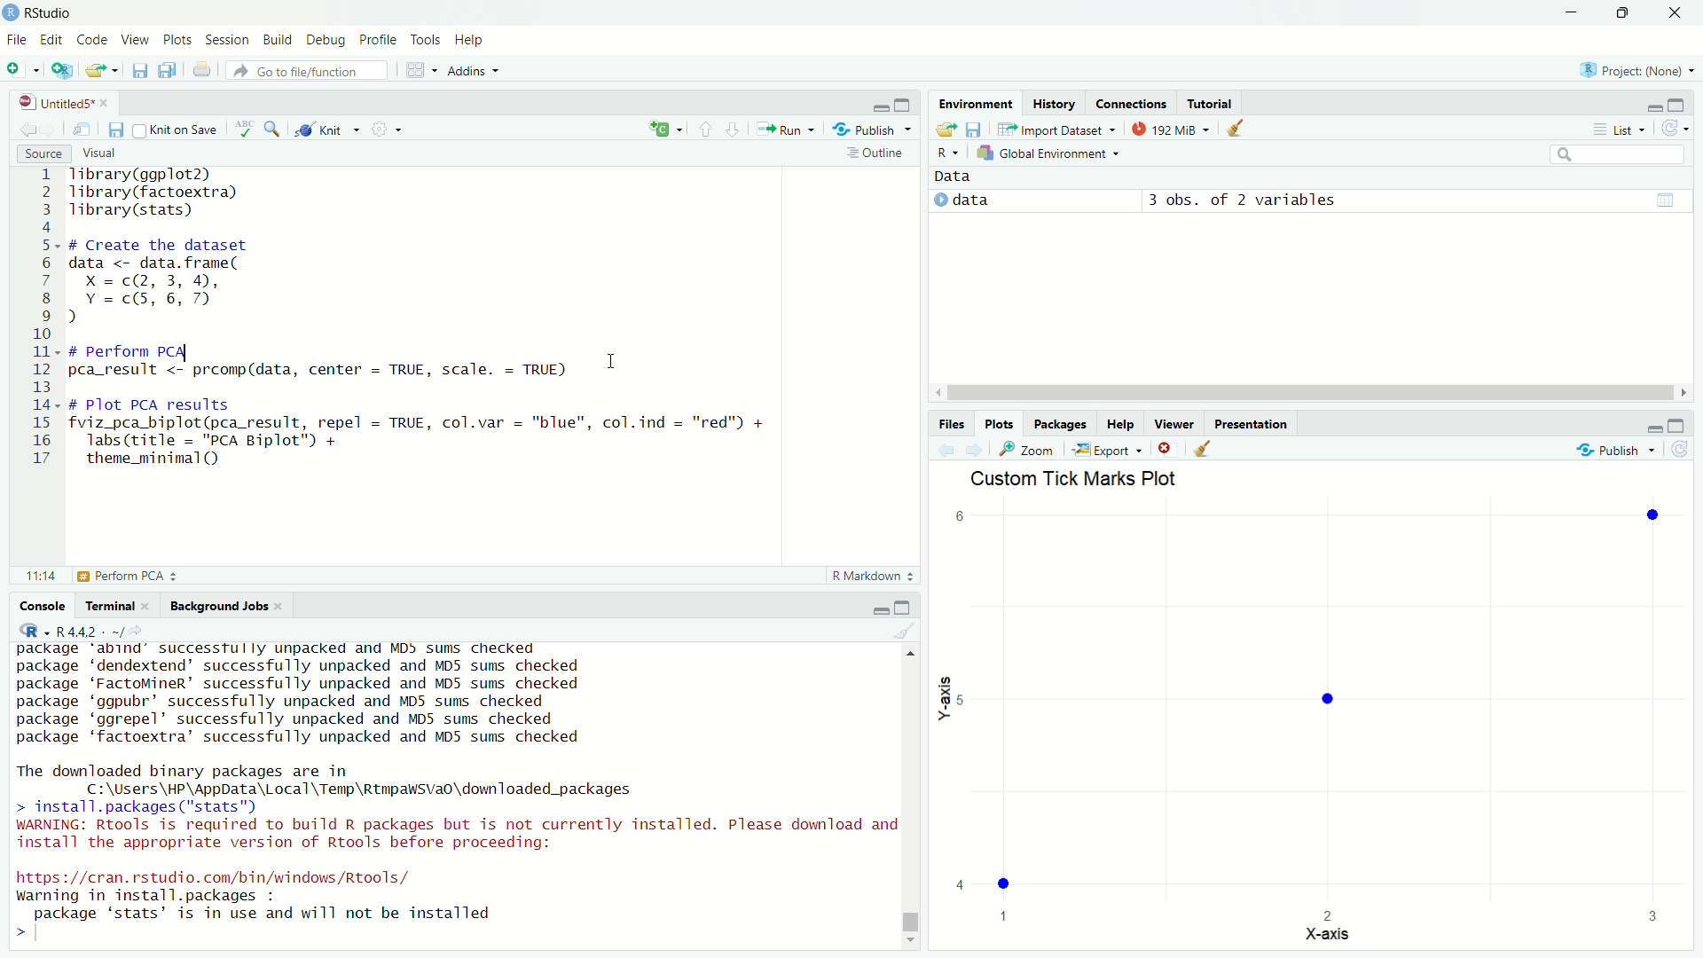 Image resolution: width=1703 pixels, height=958 pixels. What do you see at coordinates (1052, 153) in the screenshot?
I see `global environment` at bounding box center [1052, 153].